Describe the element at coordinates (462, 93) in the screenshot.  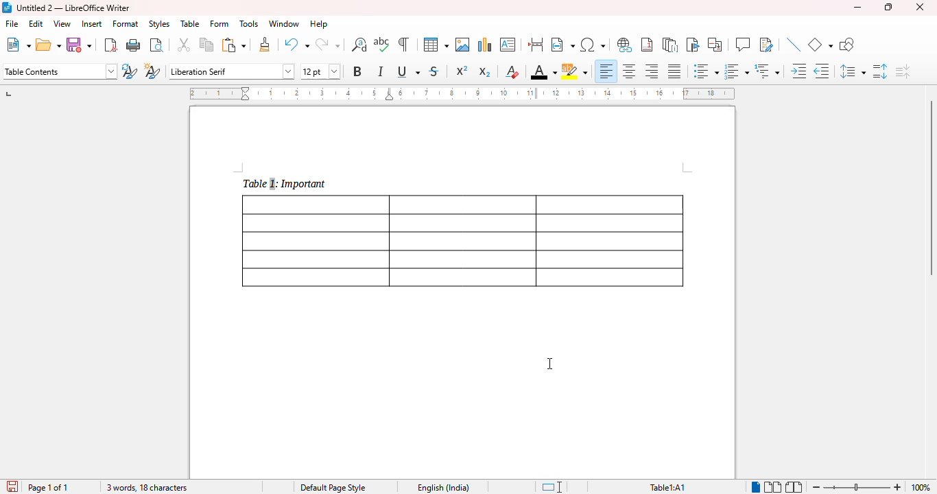
I see `ruler` at that location.